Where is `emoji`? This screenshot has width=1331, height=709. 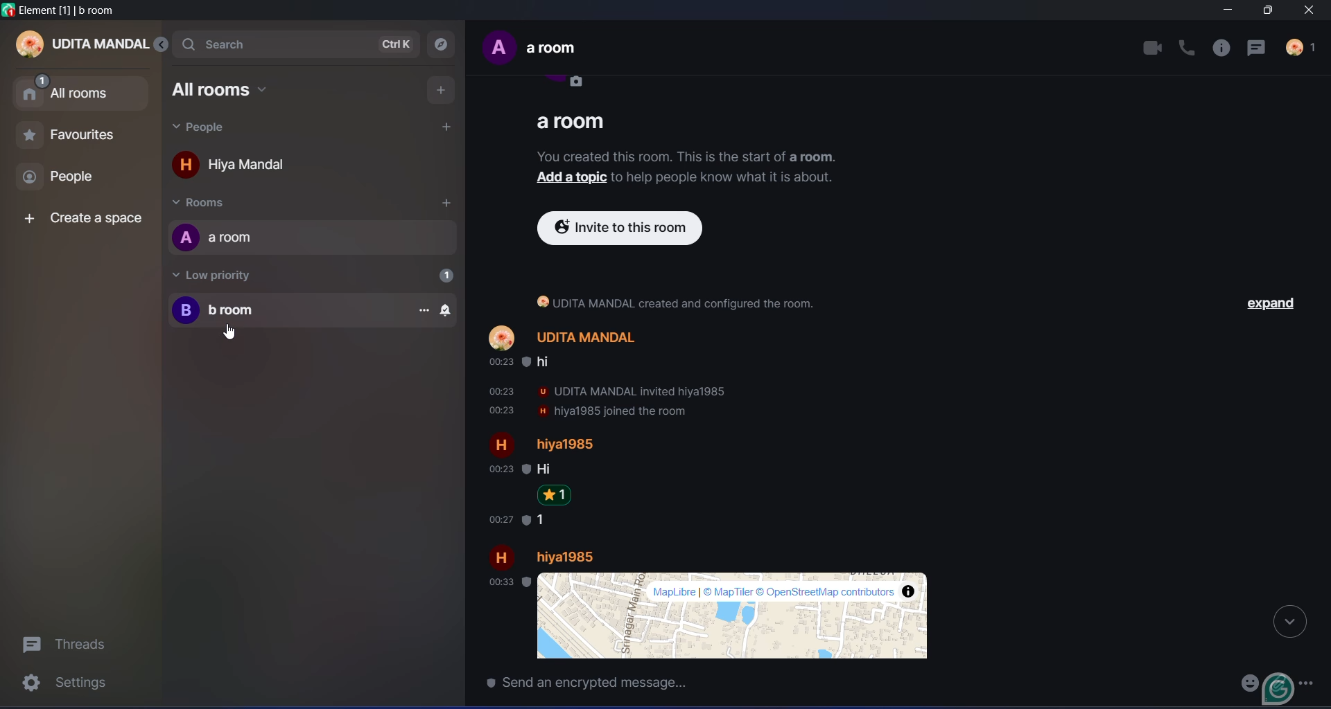
emoji is located at coordinates (1244, 682).